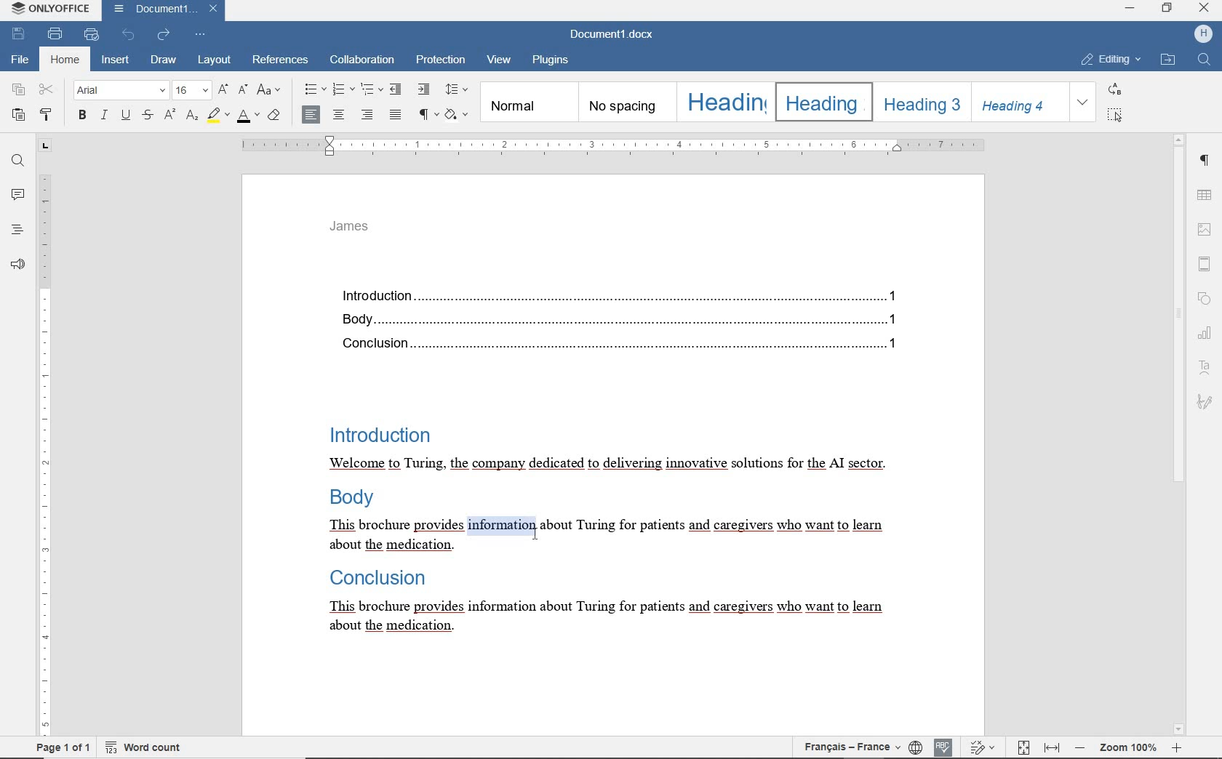 This screenshot has height=759, width=1222. Describe the element at coordinates (311, 113) in the screenshot. I see `ALIGN LEFT` at that location.